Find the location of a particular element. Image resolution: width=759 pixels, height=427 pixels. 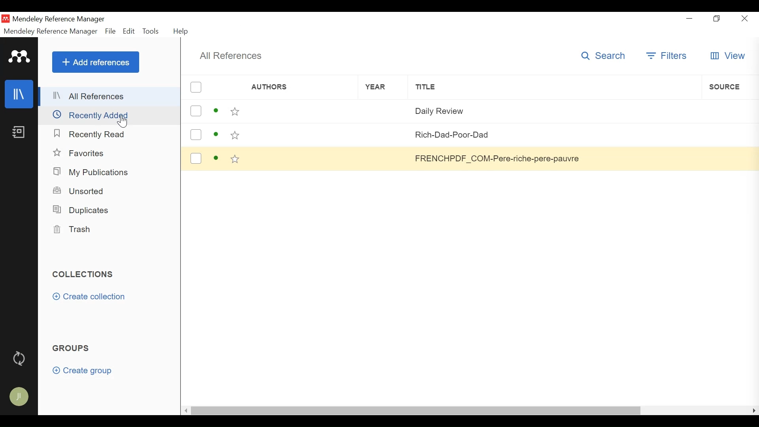

My Publications is located at coordinates (92, 172).